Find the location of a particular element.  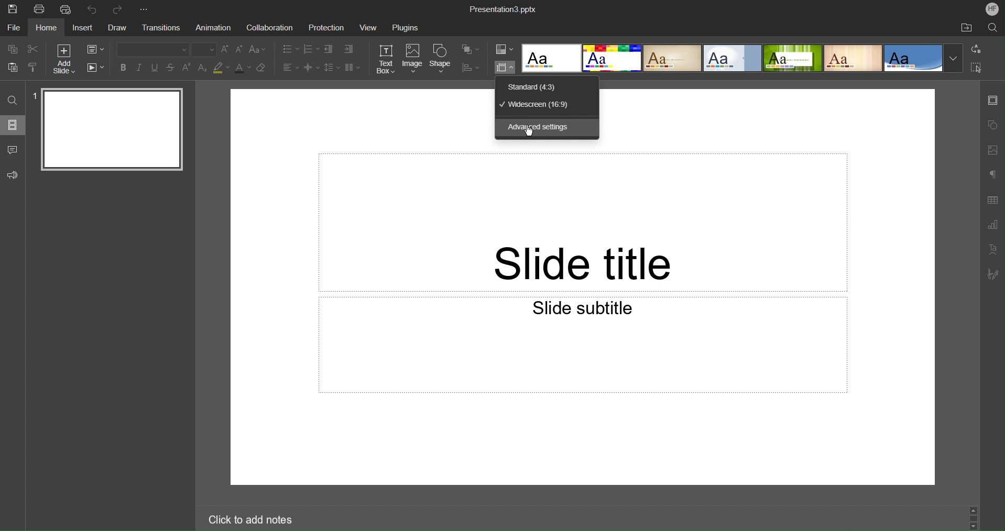

Text Color is located at coordinates (243, 69).